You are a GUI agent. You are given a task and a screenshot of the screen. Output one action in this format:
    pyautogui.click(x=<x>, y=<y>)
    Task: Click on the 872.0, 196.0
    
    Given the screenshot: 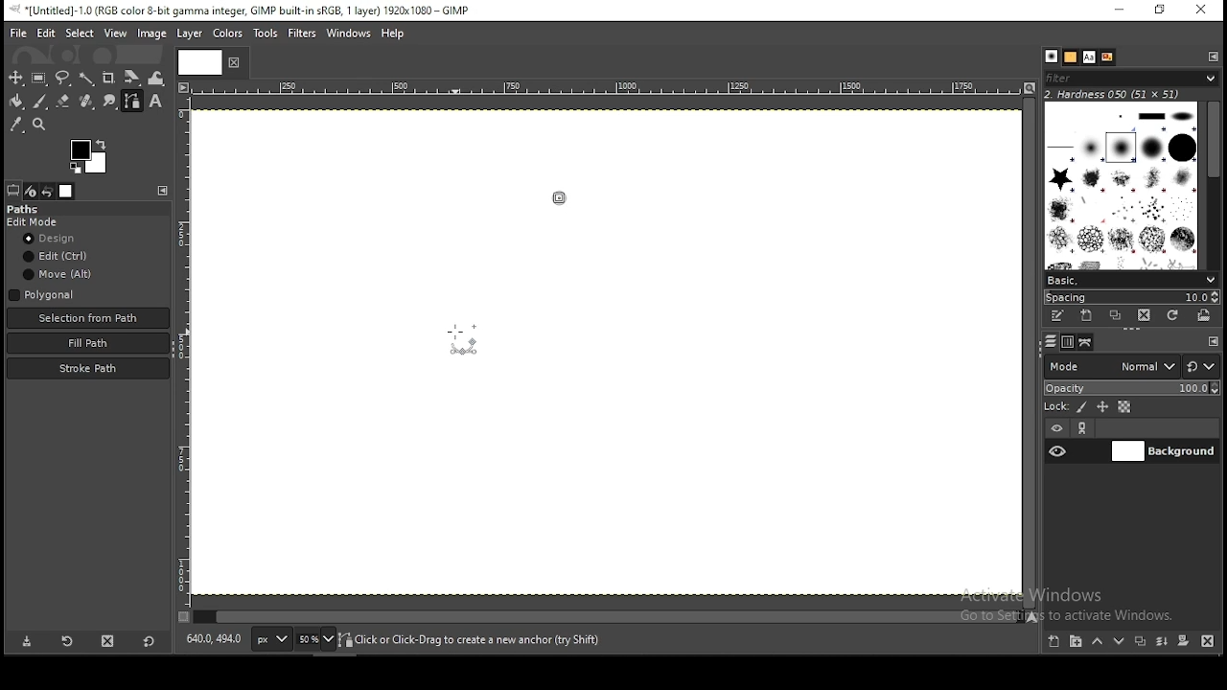 What is the action you would take?
    pyautogui.click(x=216, y=641)
    